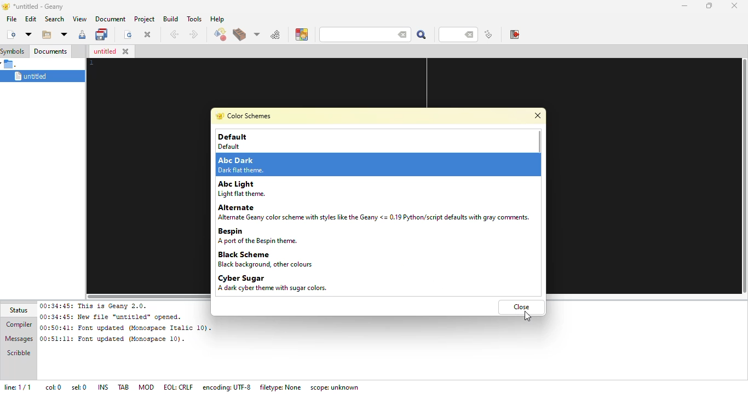 The width and height of the screenshot is (748, 394). Describe the element at coordinates (708, 5) in the screenshot. I see `maximize` at that location.